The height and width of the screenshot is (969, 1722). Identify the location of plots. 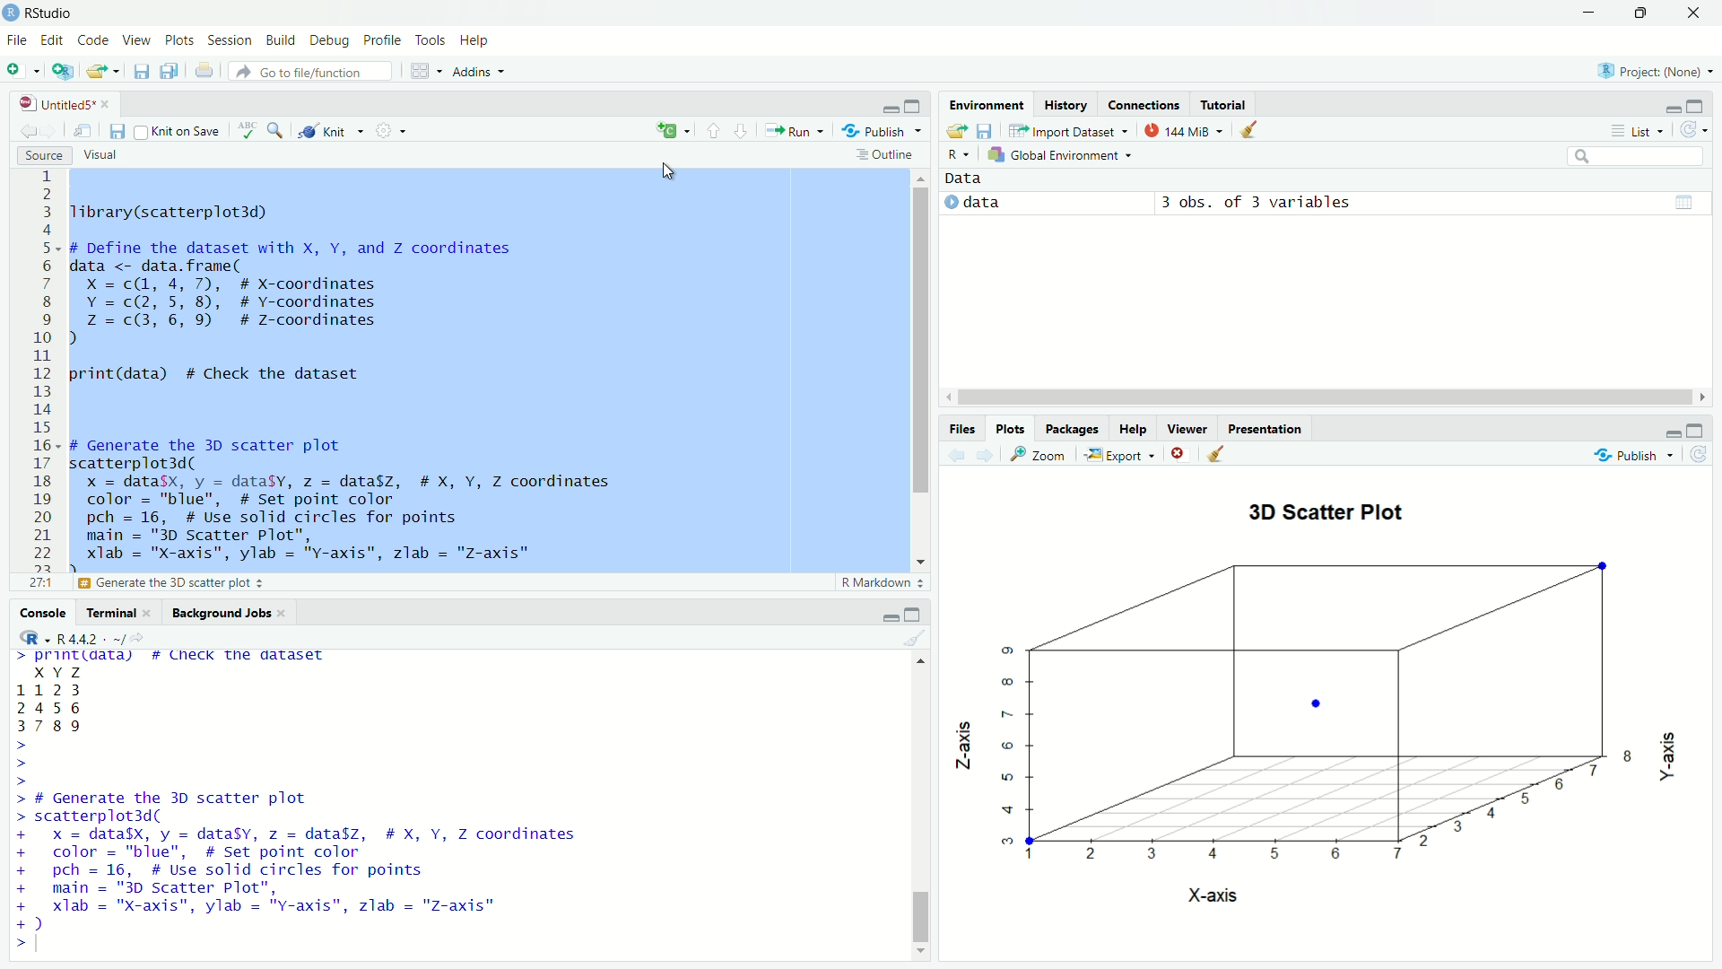
(1011, 429).